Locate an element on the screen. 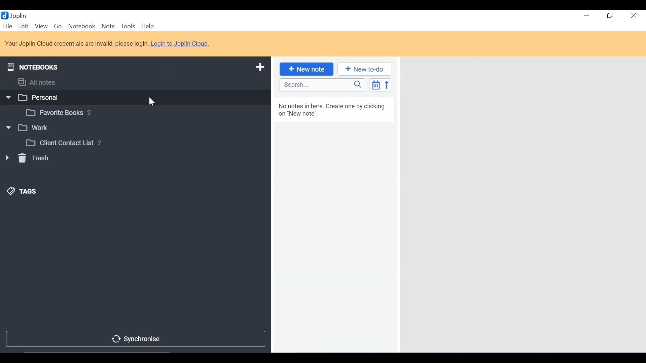 The height and width of the screenshot is (363, 646). Notebook is located at coordinates (81, 27).